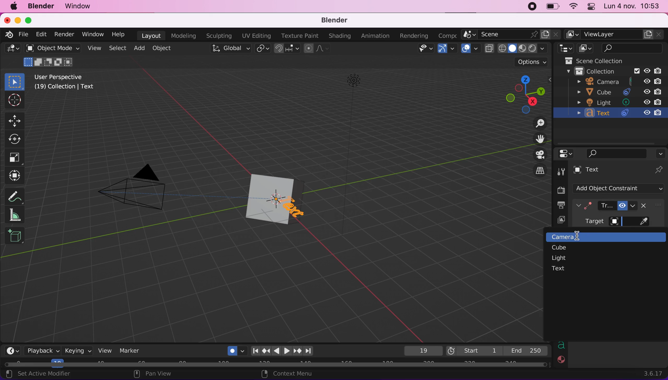 The height and width of the screenshot is (380, 668). Describe the element at coordinates (587, 48) in the screenshot. I see `display mode` at that location.